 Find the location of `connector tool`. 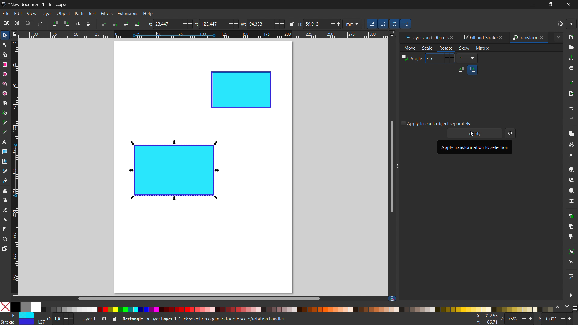

connector tool is located at coordinates (5, 219).